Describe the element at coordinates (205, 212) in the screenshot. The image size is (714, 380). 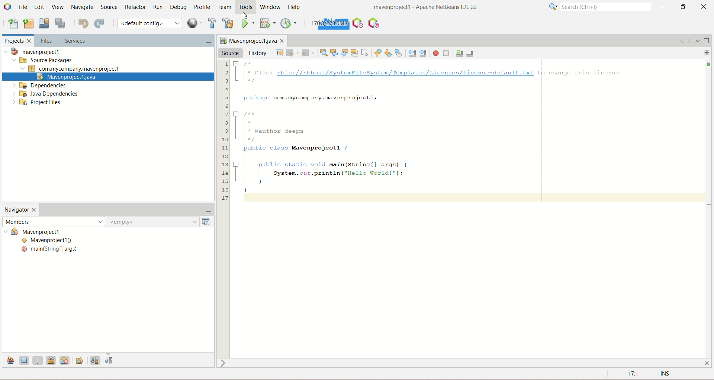
I see `minimize` at that location.